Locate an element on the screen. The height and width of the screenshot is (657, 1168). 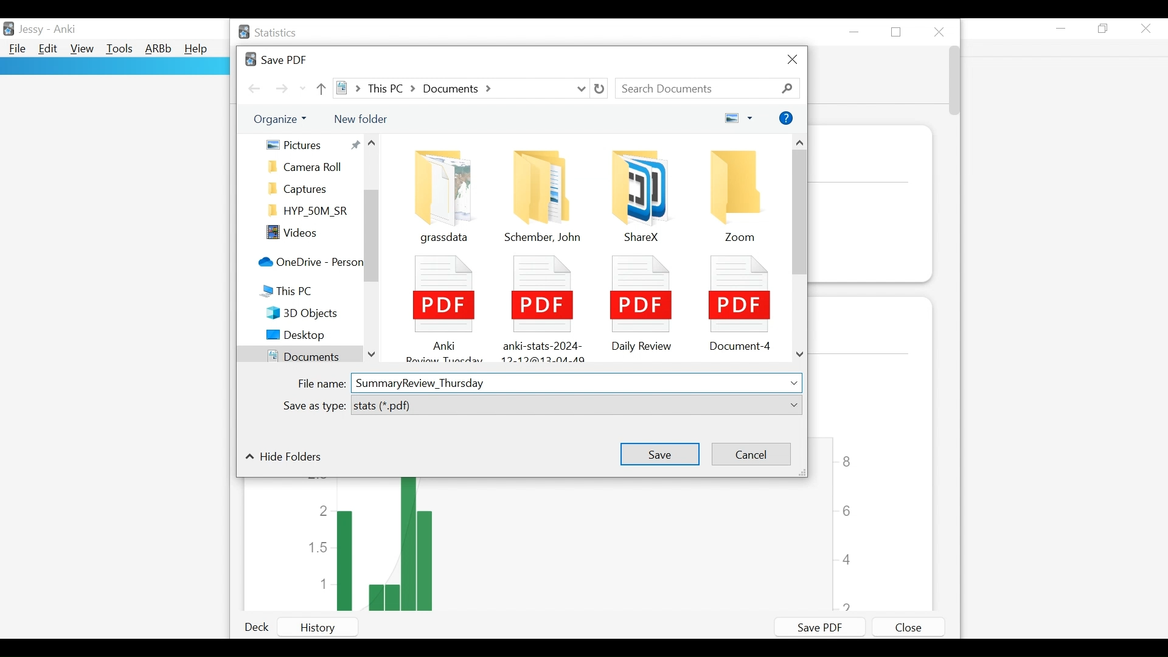
Organize is located at coordinates (283, 120).